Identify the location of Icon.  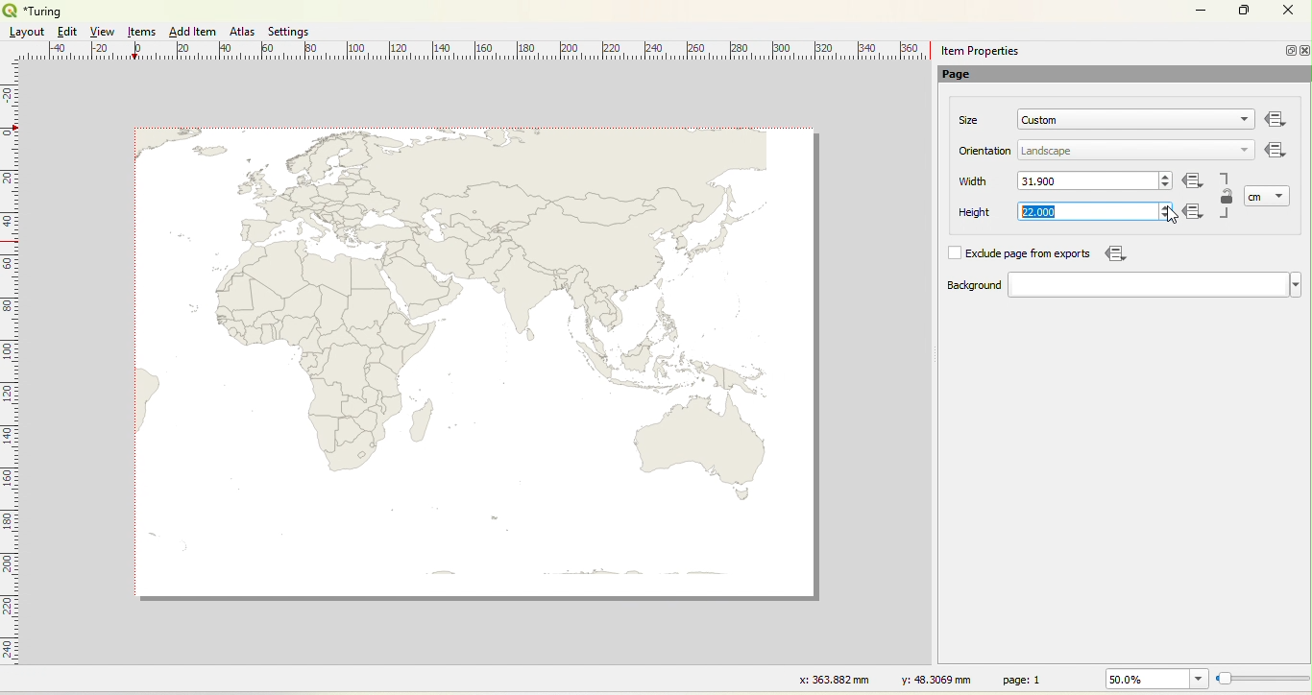
(1113, 253).